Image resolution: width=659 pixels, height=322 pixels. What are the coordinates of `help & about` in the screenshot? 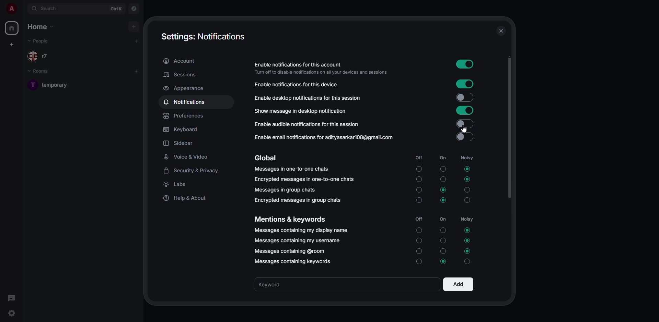 It's located at (189, 198).